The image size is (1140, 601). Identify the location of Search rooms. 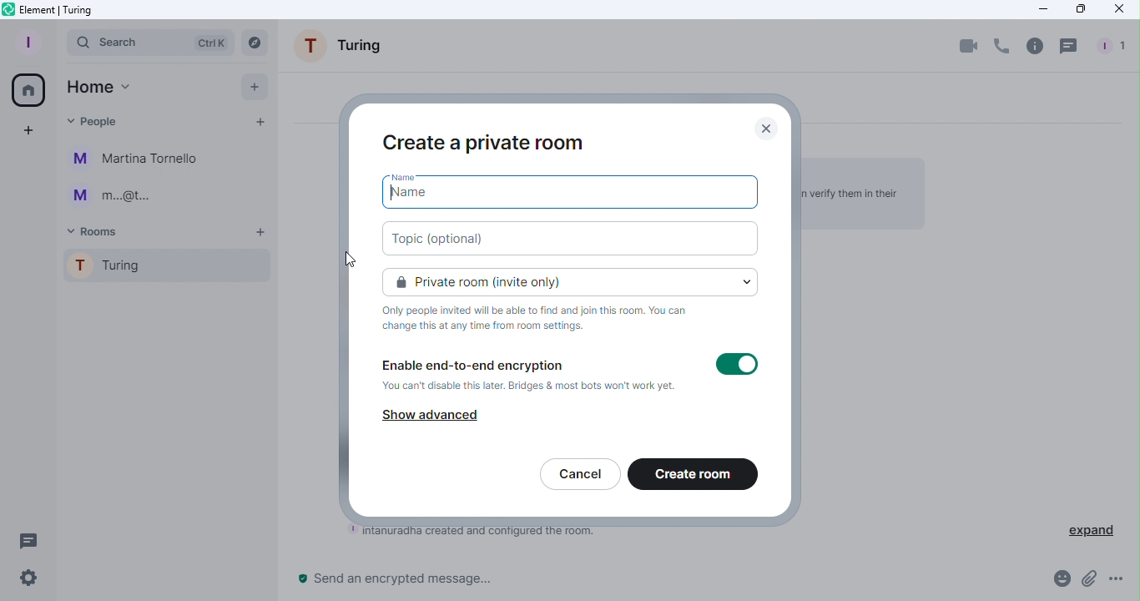
(257, 42).